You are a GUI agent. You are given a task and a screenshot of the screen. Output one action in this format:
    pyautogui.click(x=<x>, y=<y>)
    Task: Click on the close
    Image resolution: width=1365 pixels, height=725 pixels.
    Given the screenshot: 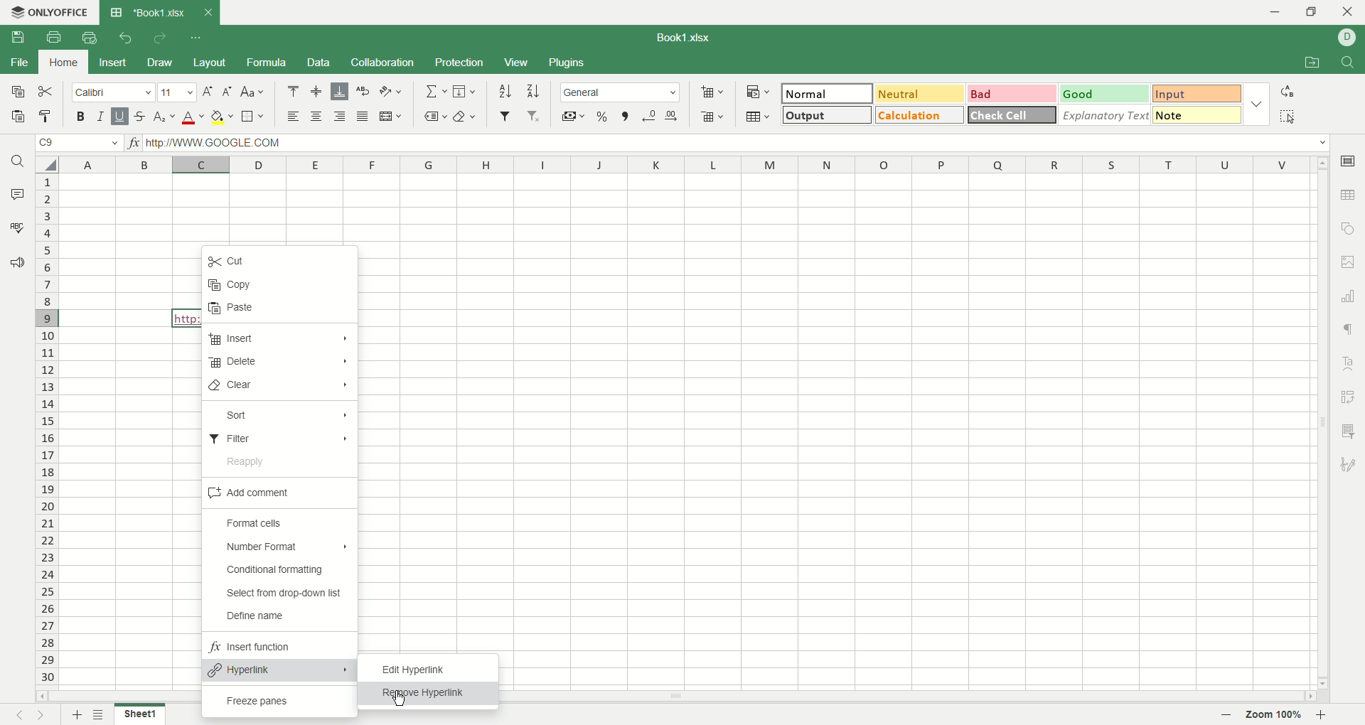 What is the action you would take?
    pyautogui.click(x=1348, y=12)
    